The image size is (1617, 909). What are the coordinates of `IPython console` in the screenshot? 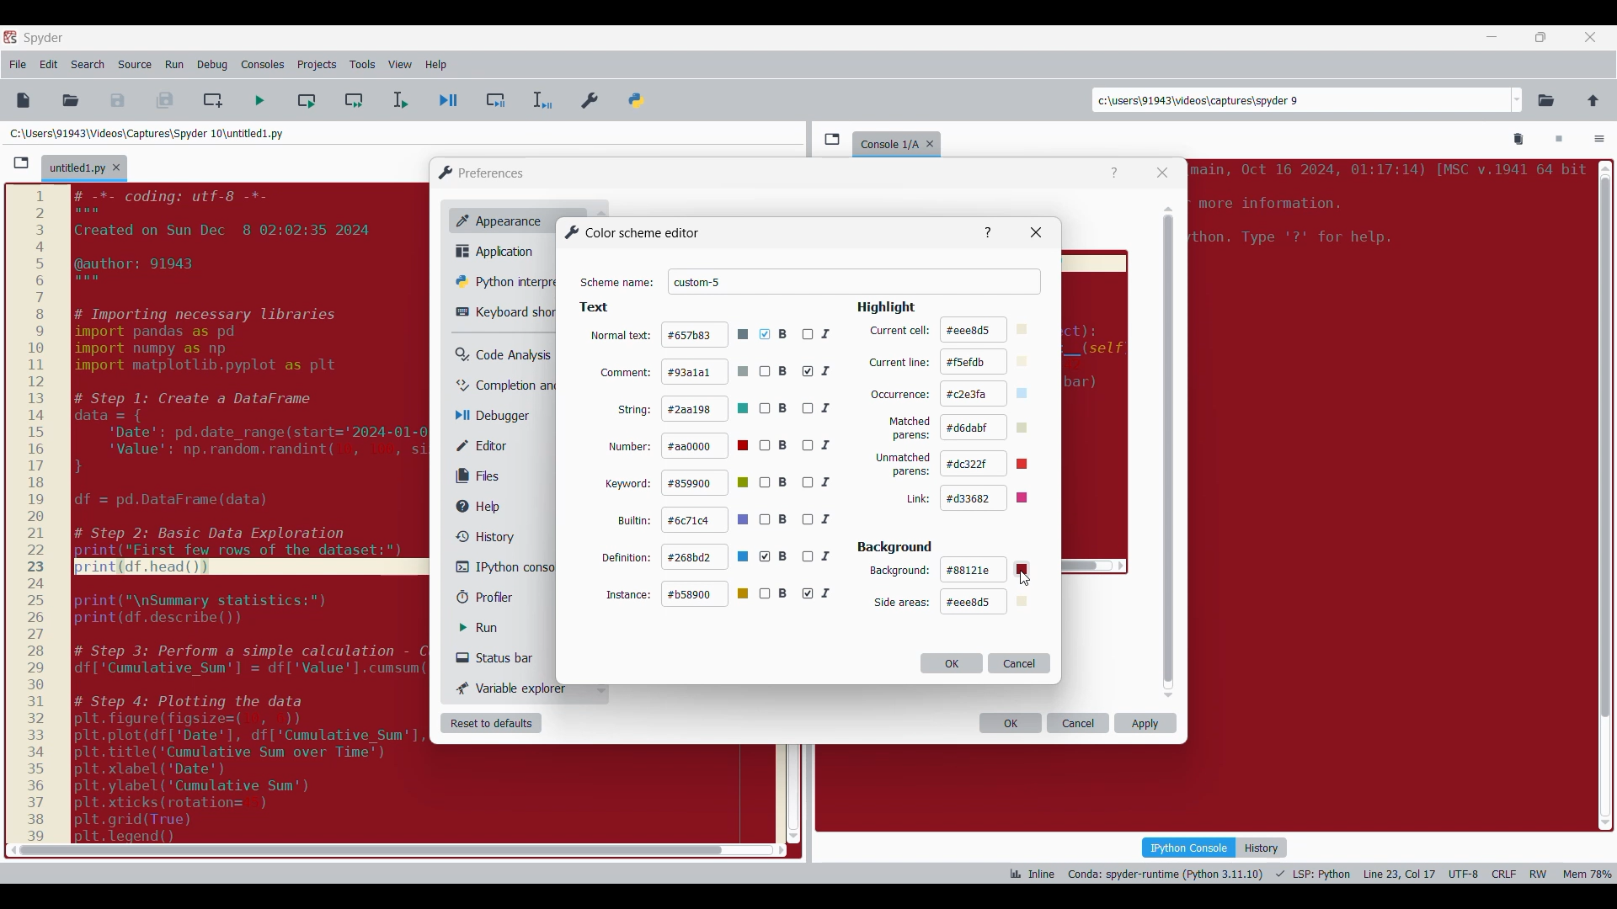 It's located at (504, 566).